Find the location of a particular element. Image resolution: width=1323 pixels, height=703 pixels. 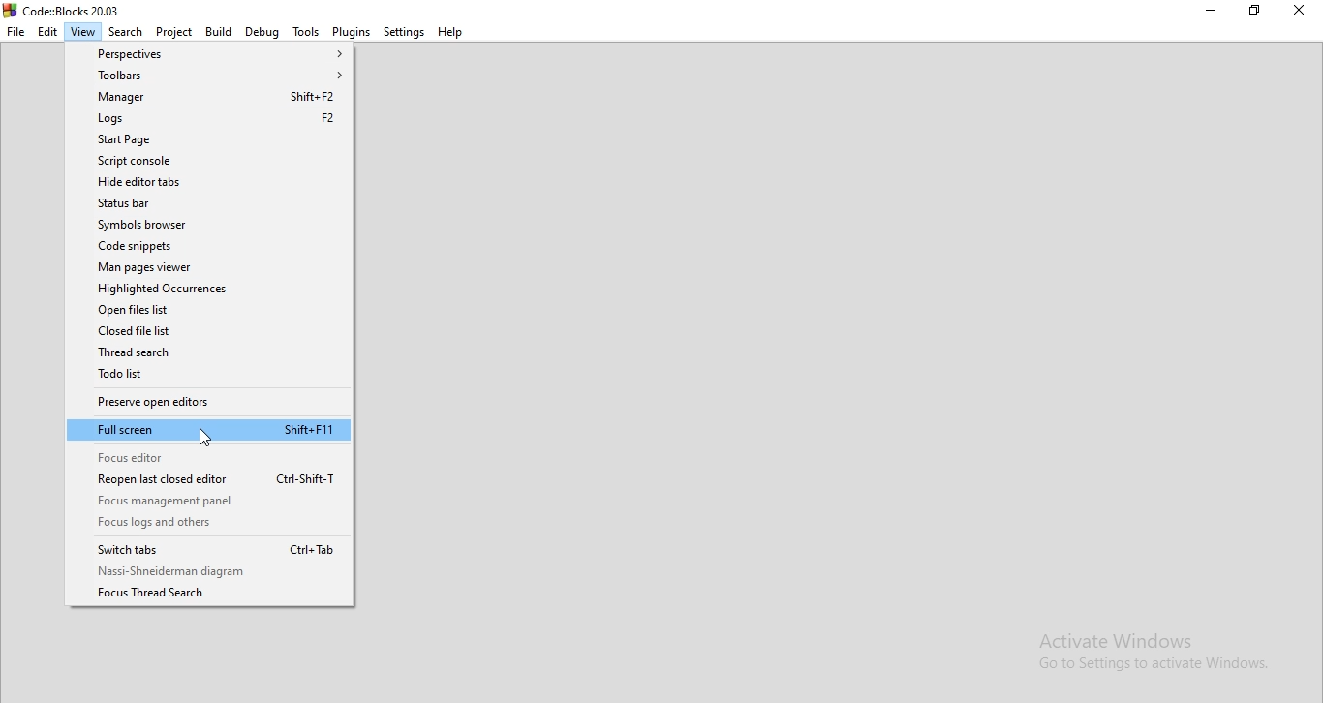

Tools  is located at coordinates (306, 30).